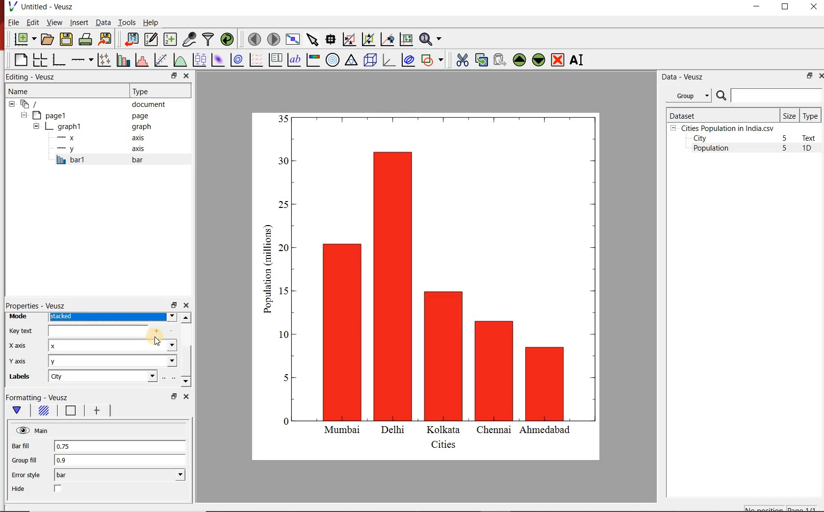  Describe the element at coordinates (120, 461) in the screenshot. I see `0.9` at that location.